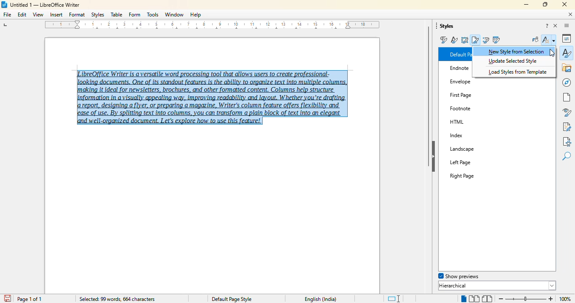  I want to click on zoom out, so click(500, 298).